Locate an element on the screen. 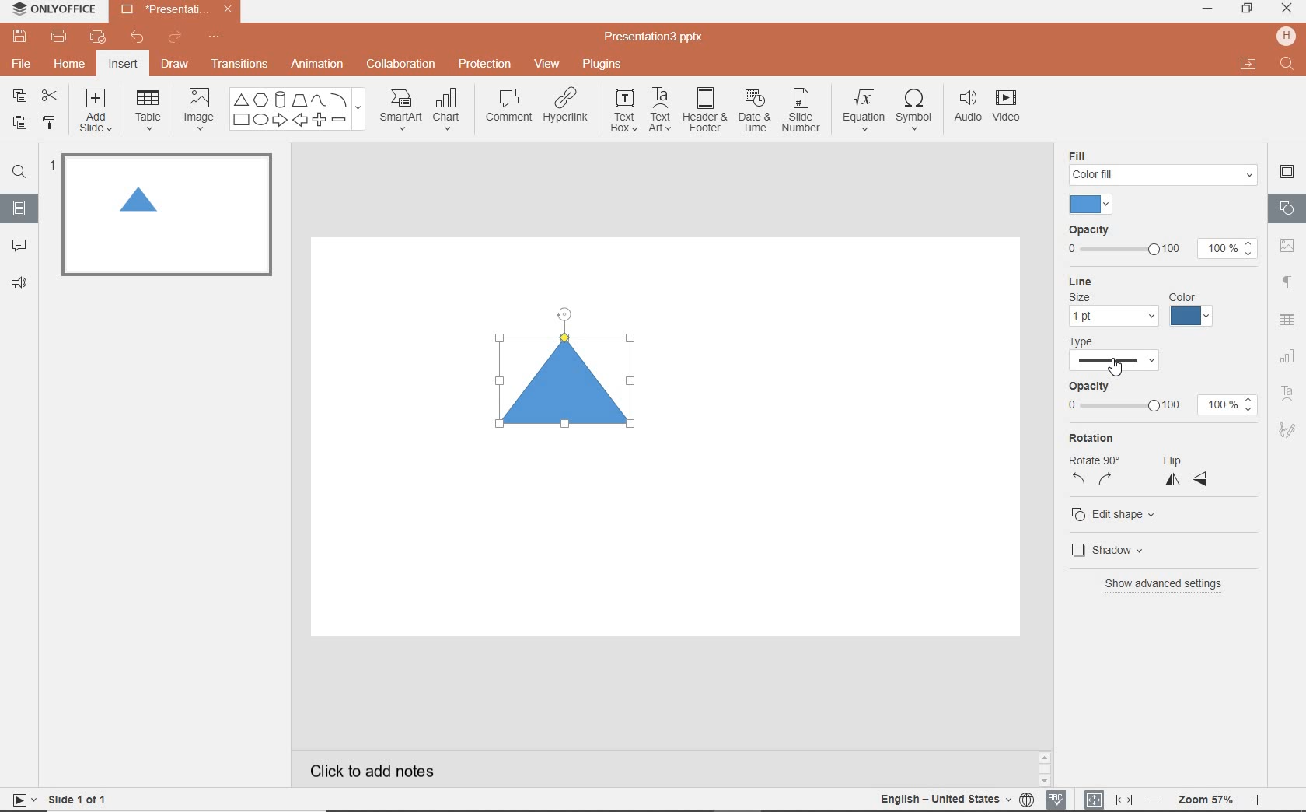 The width and height of the screenshot is (1306, 812). FILE NAME is located at coordinates (656, 37).